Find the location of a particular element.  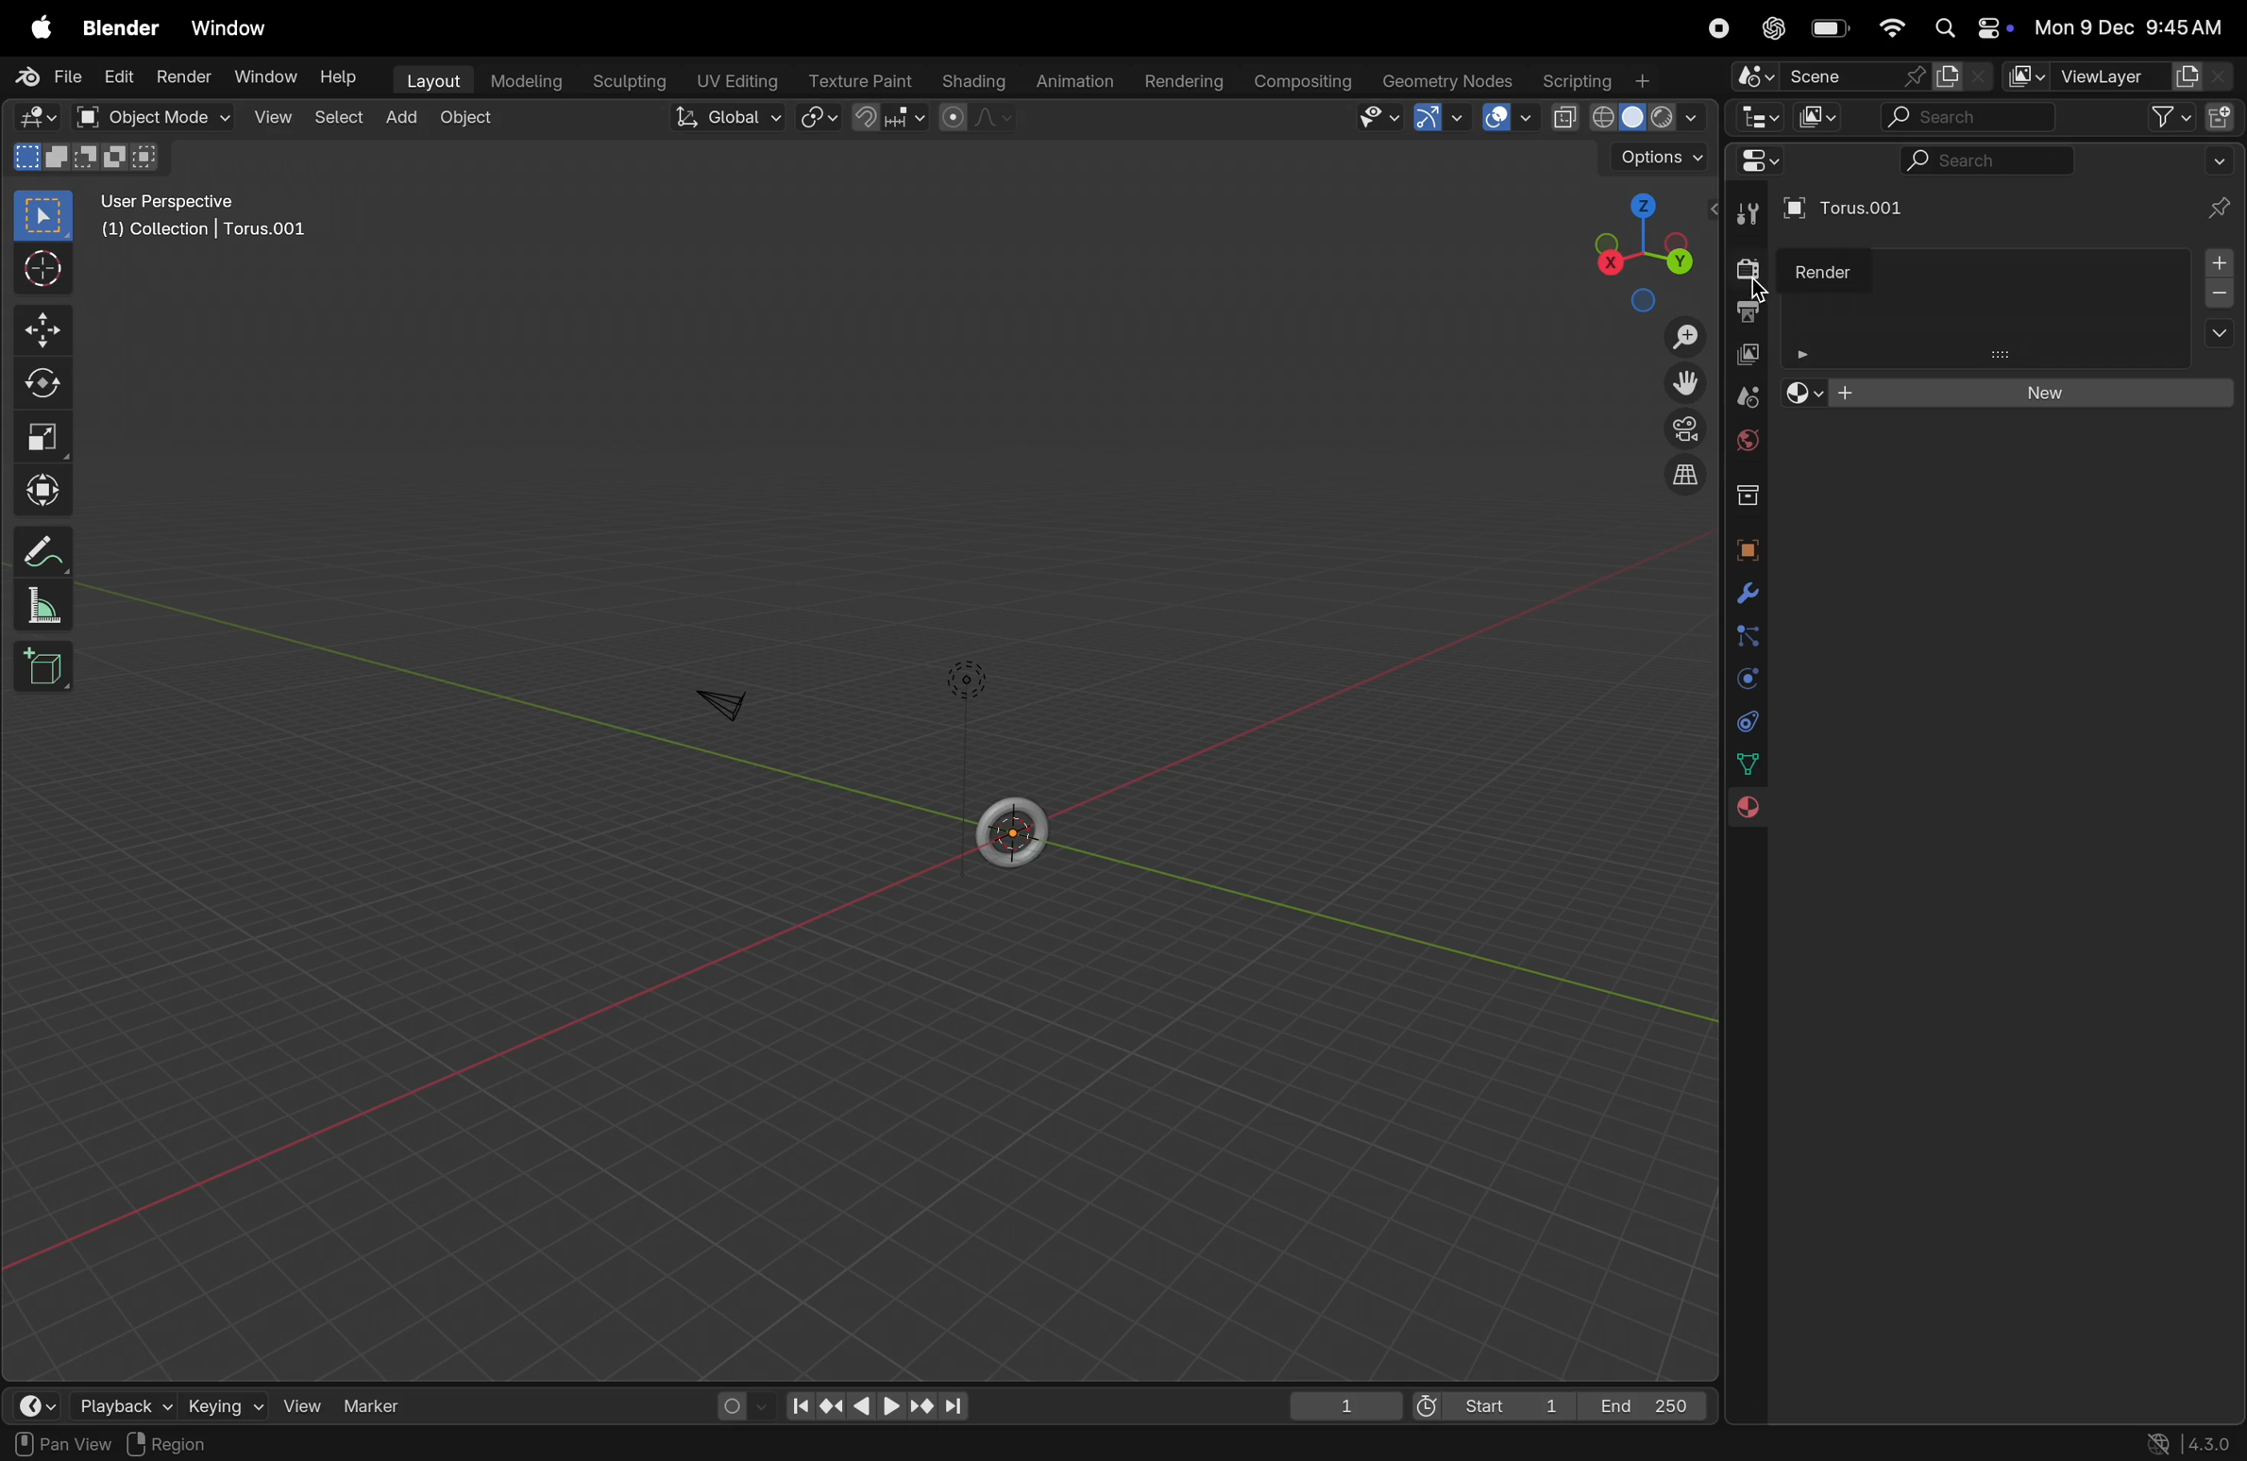

marker is located at coordinates (381, 1409).